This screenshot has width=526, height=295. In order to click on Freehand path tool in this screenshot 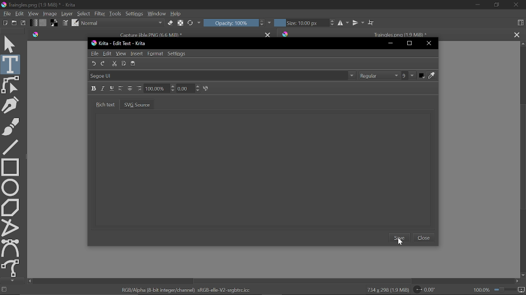, I will do `click(12, 268)`.